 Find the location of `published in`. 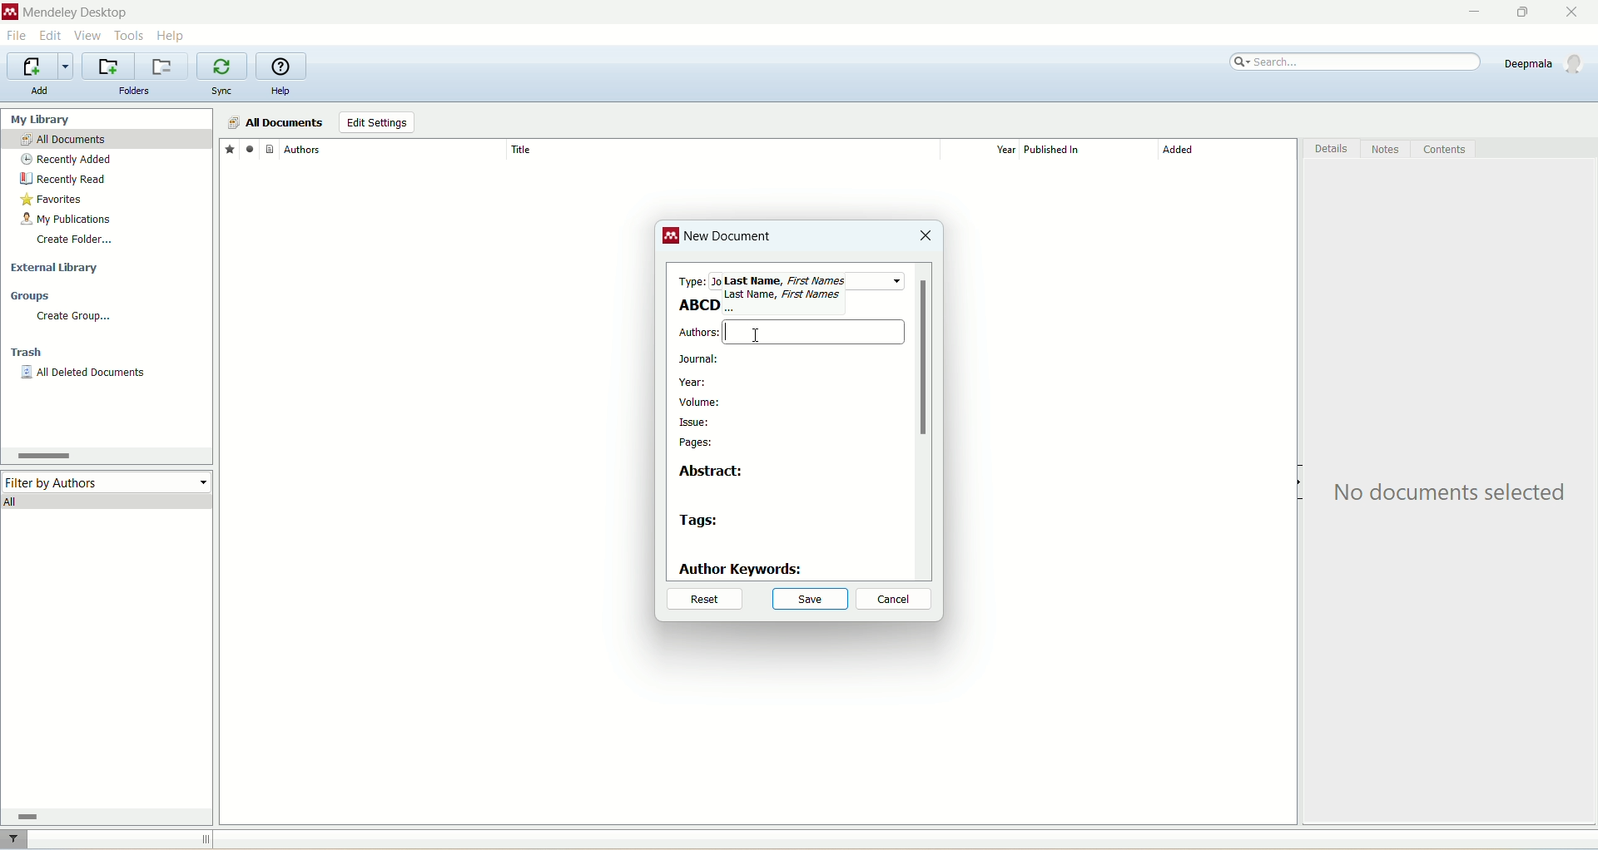

published in is located at coordinates (1082, 150).